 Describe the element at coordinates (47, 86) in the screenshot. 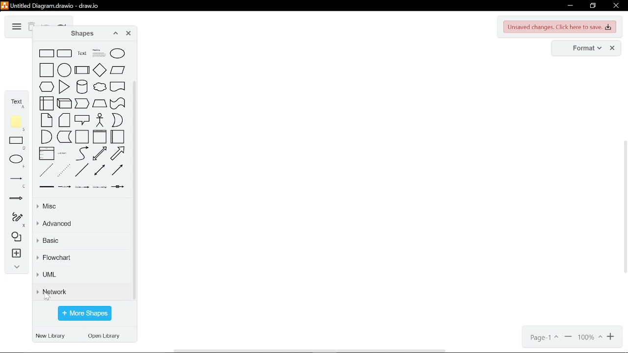

I see `hexagon` at that location.